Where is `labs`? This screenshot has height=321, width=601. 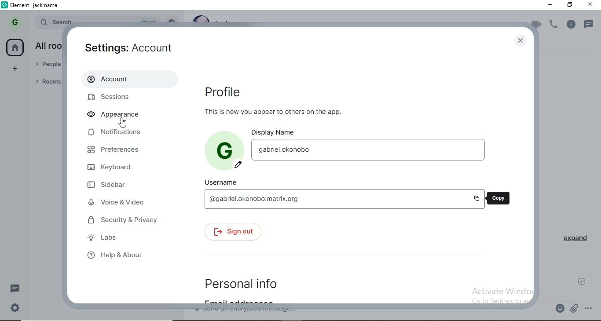
labs is located at coordinates (105, 237).